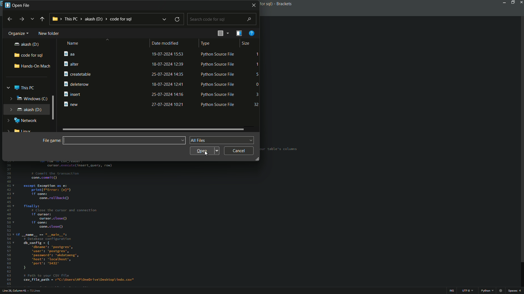 This screenshot has height=294, width=524. Describe the element at coordinates (218, 74) in the screenshot. I see `Python Source File` at that location.